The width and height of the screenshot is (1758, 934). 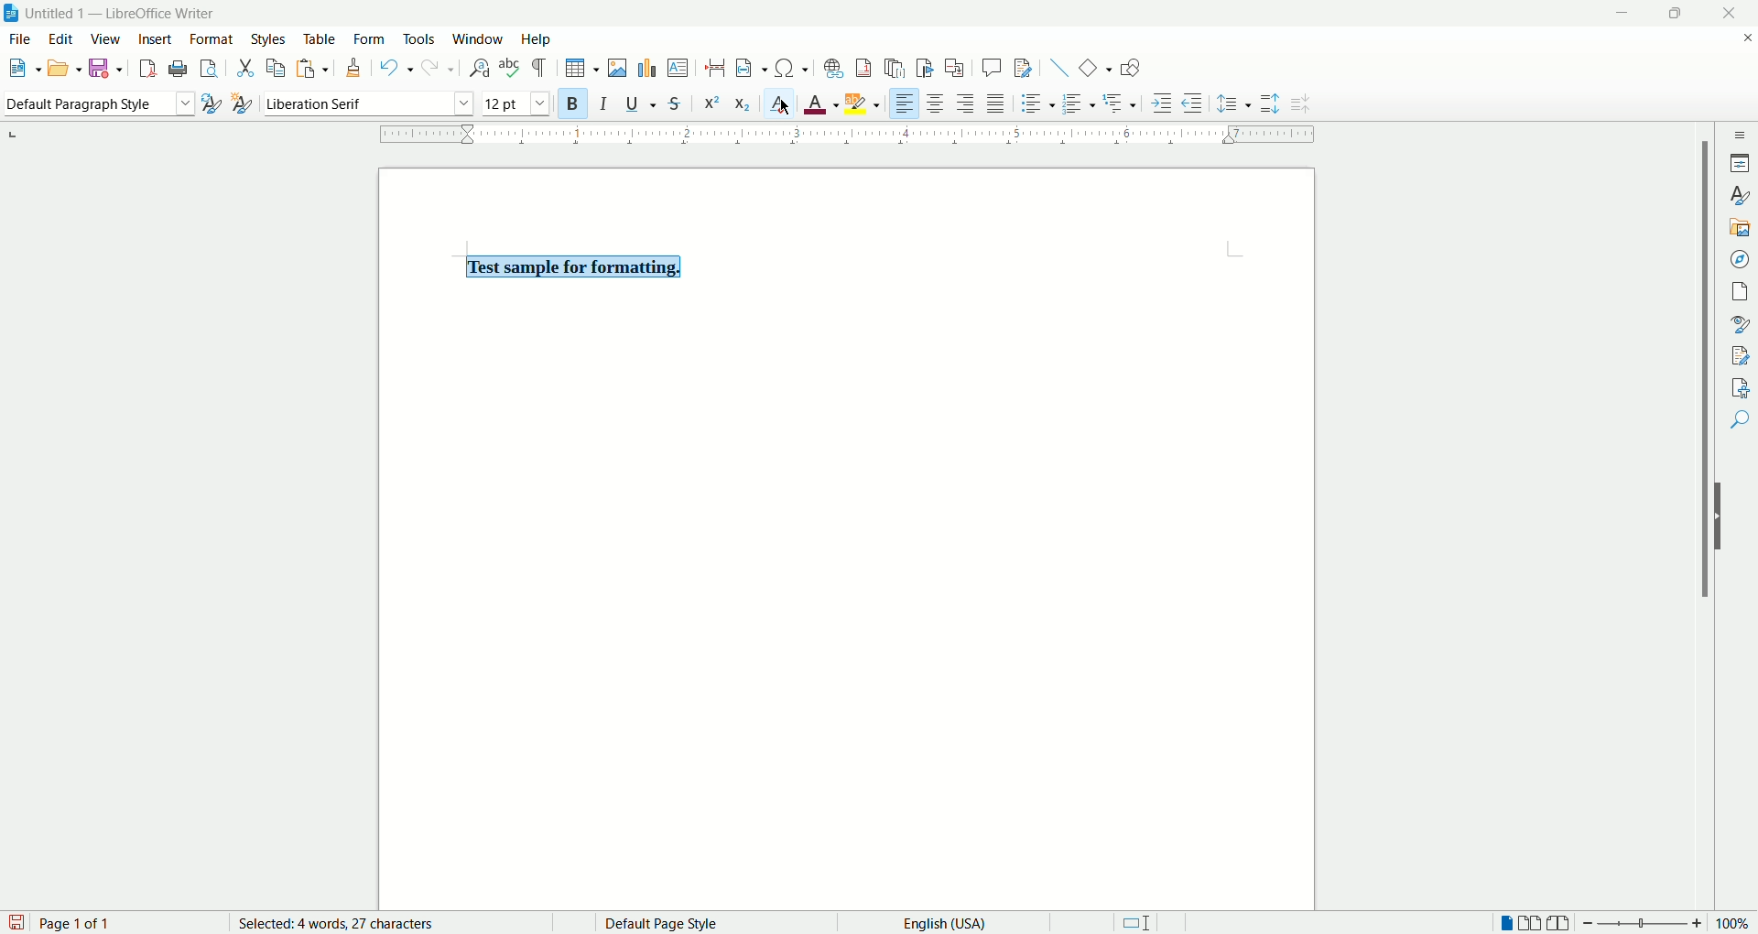 What do you see at coordinates (1501, 923) in the screenshot?
I see `single page view` at bounding box center [1501, 923].